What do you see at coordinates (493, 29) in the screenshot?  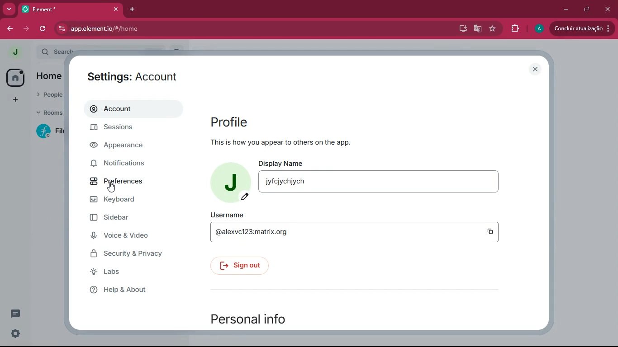 I see `bookmark` at bounding box center [493, 29].